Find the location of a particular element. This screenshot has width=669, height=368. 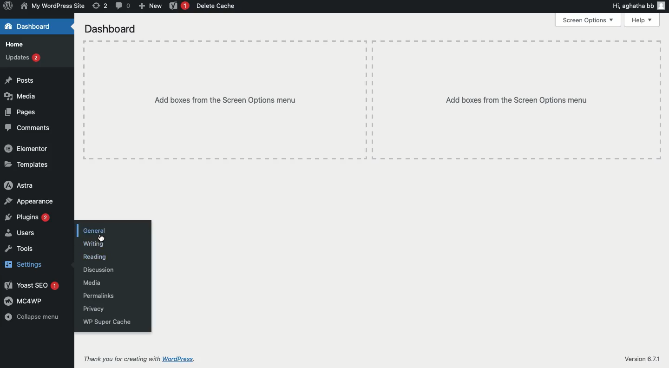

Privacy is located at coordinates (94, 309).